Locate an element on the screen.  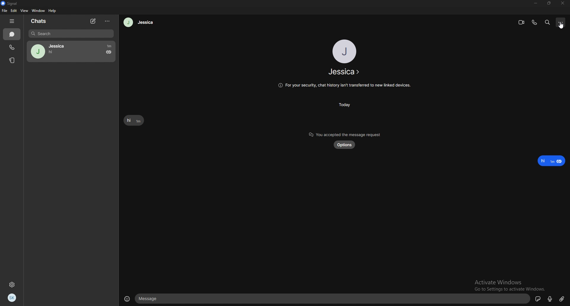
Search bar is located at coordinates (71, 34).